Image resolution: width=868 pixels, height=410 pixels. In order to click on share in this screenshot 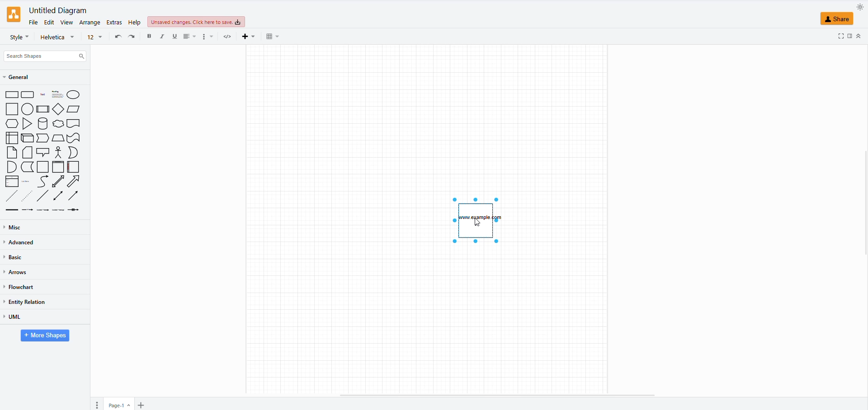, I will do `click(837, 19)`.